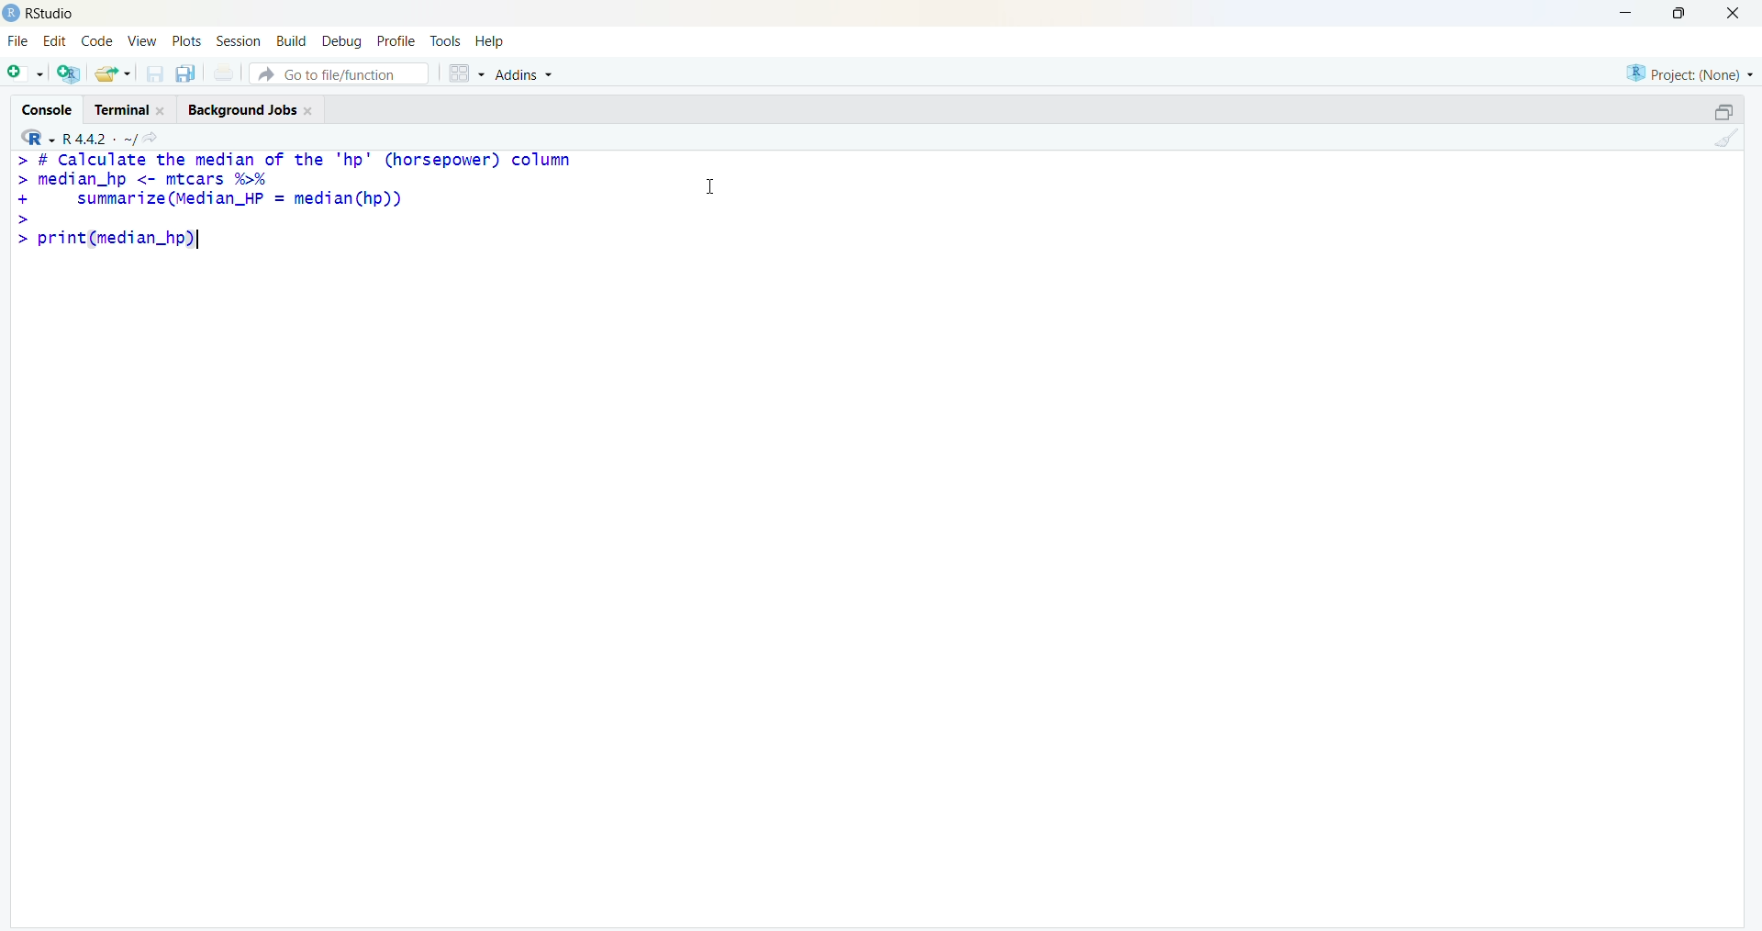  What do you see at coordinates (162, 110) in the screenshot?
I see `Close ` at bounding box center [162, 110].